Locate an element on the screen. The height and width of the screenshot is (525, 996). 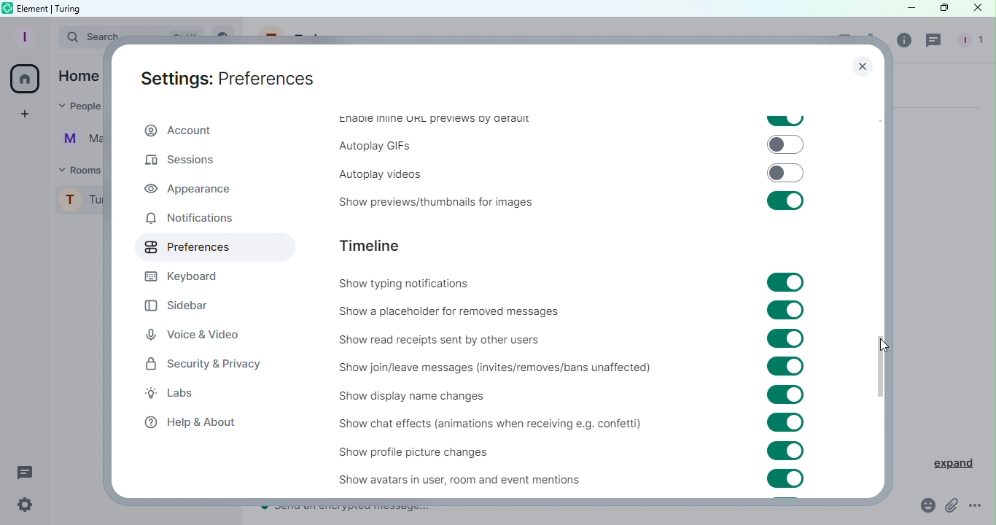
Toggle is located at coordinates (785, 423).